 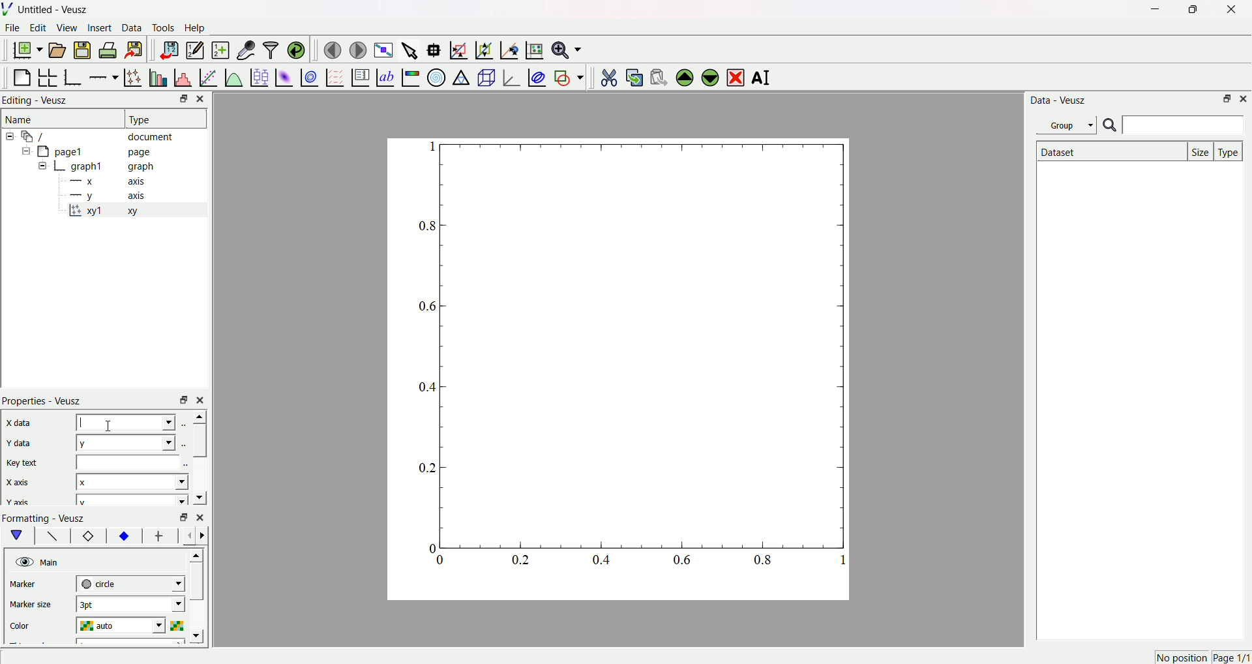 What do you see at coordinates (284, 76) in the screenshot?
I see `plot 2 d datasets as image` at bounding box center [284, 76].